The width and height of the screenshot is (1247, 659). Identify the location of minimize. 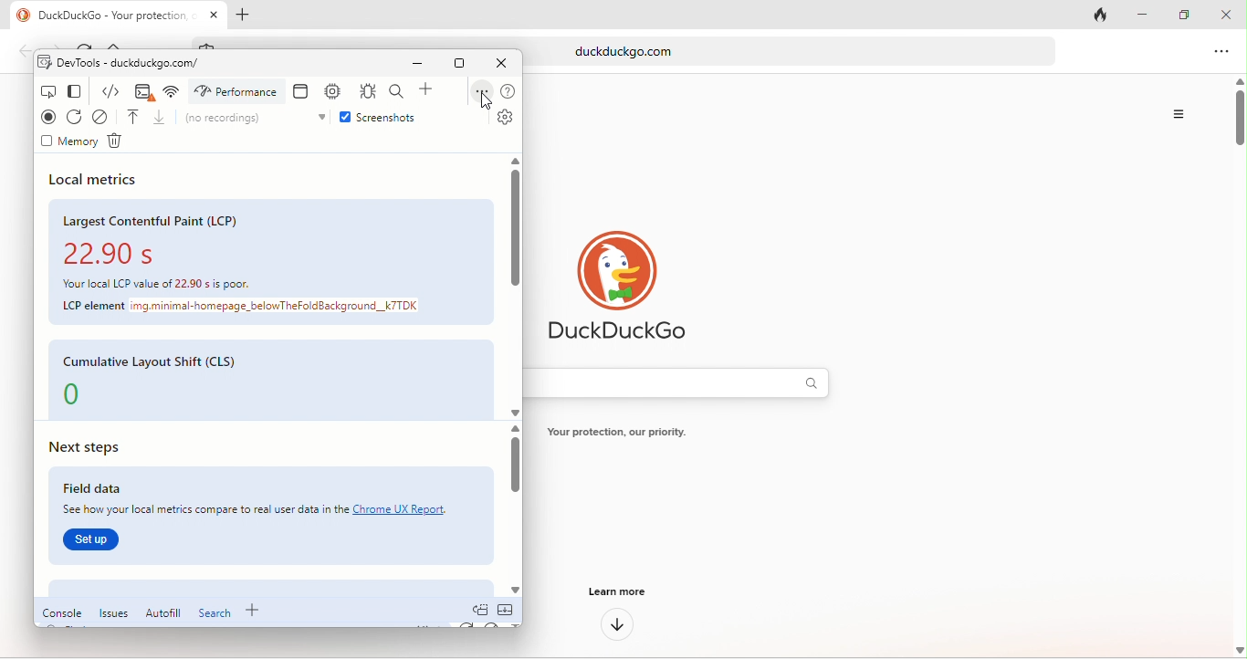
(1144, 16).